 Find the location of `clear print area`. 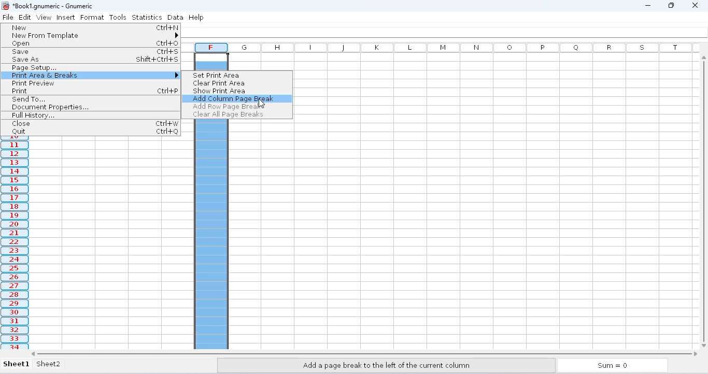

clear print area is located at coordinates (218, 83).